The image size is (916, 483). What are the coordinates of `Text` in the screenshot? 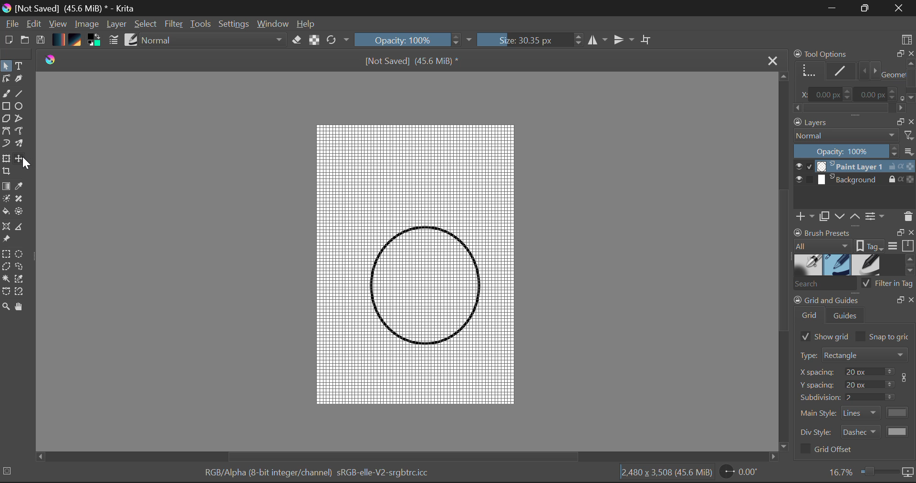 It's located at (20, 65).